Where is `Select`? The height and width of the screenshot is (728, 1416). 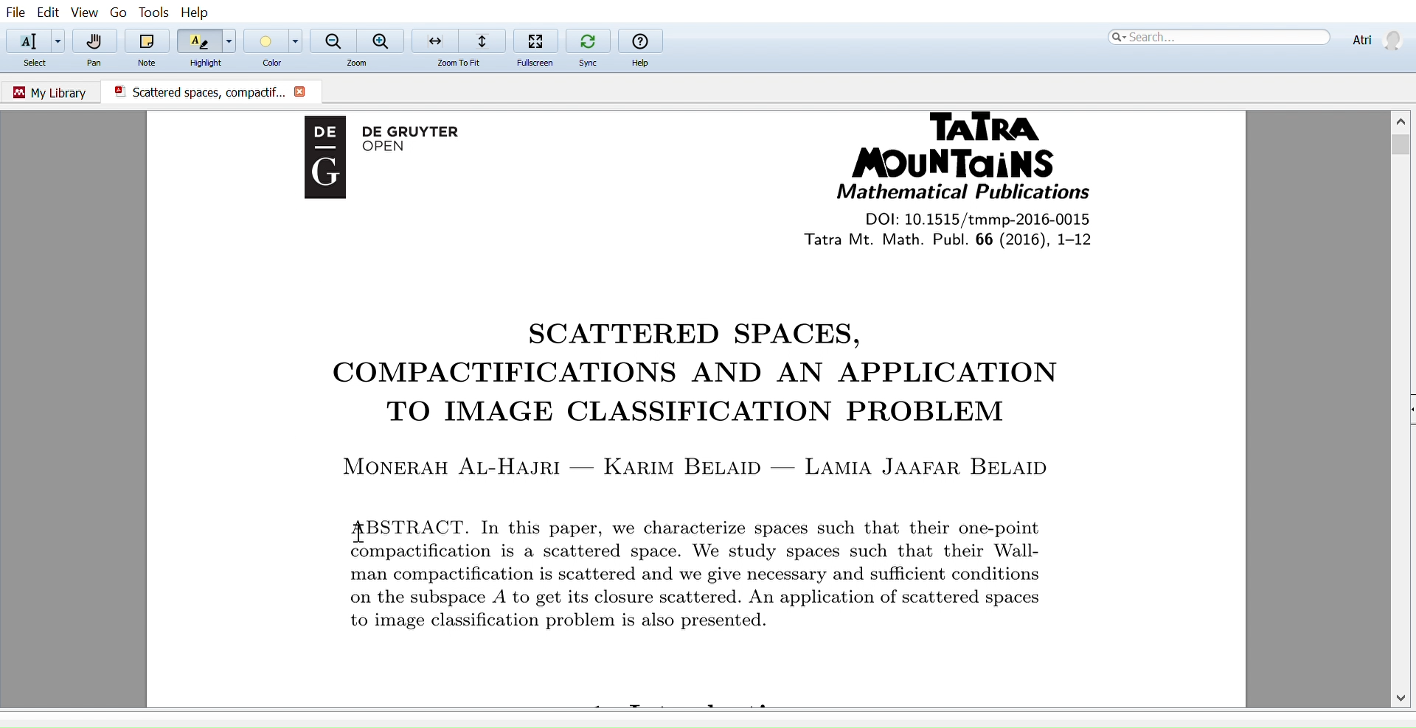
Select is located at coordinates (41, 64).